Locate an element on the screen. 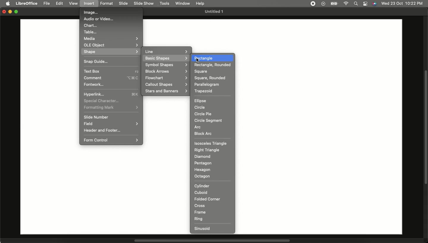  Isosceles triangle is located at coordinates (211, 143).